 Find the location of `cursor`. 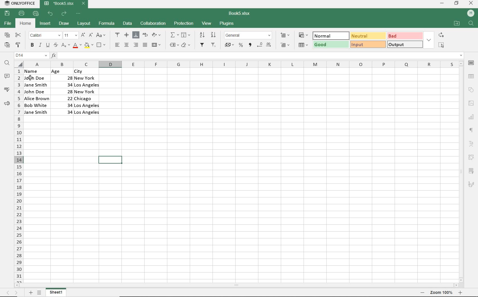

cursor is located at coordinates (32, 78).